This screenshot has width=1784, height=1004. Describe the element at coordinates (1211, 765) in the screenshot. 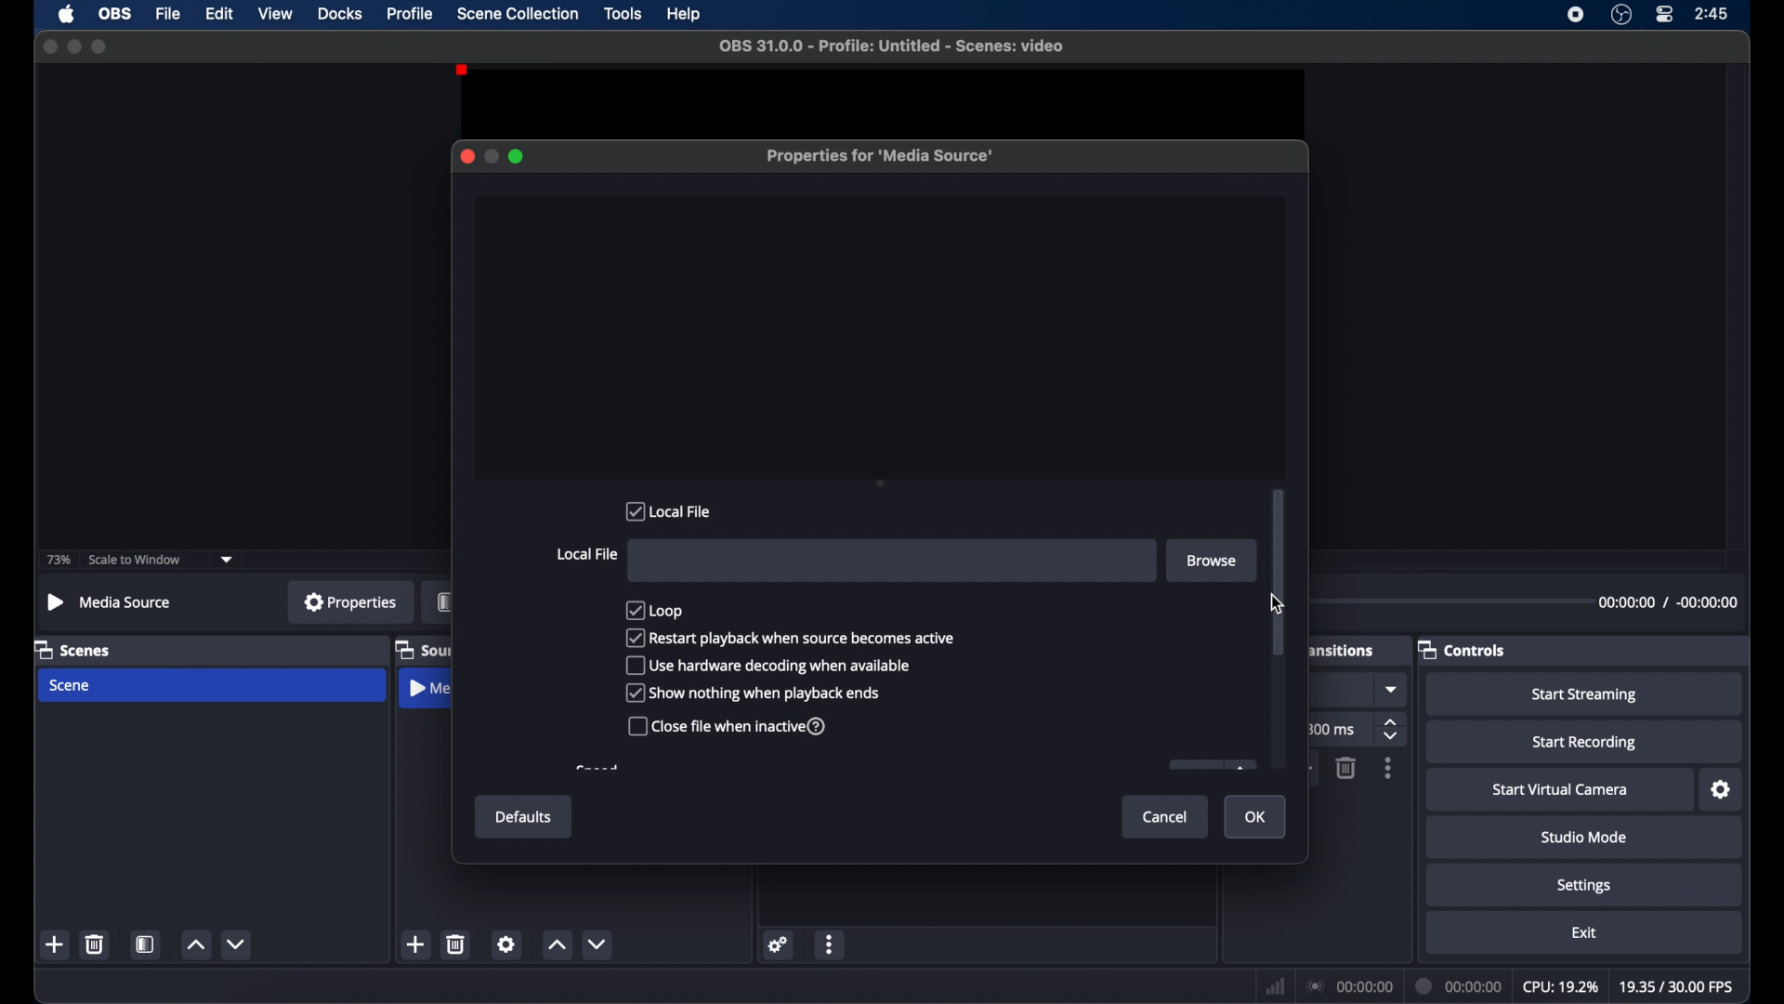

I see `obscured icon` at that location.